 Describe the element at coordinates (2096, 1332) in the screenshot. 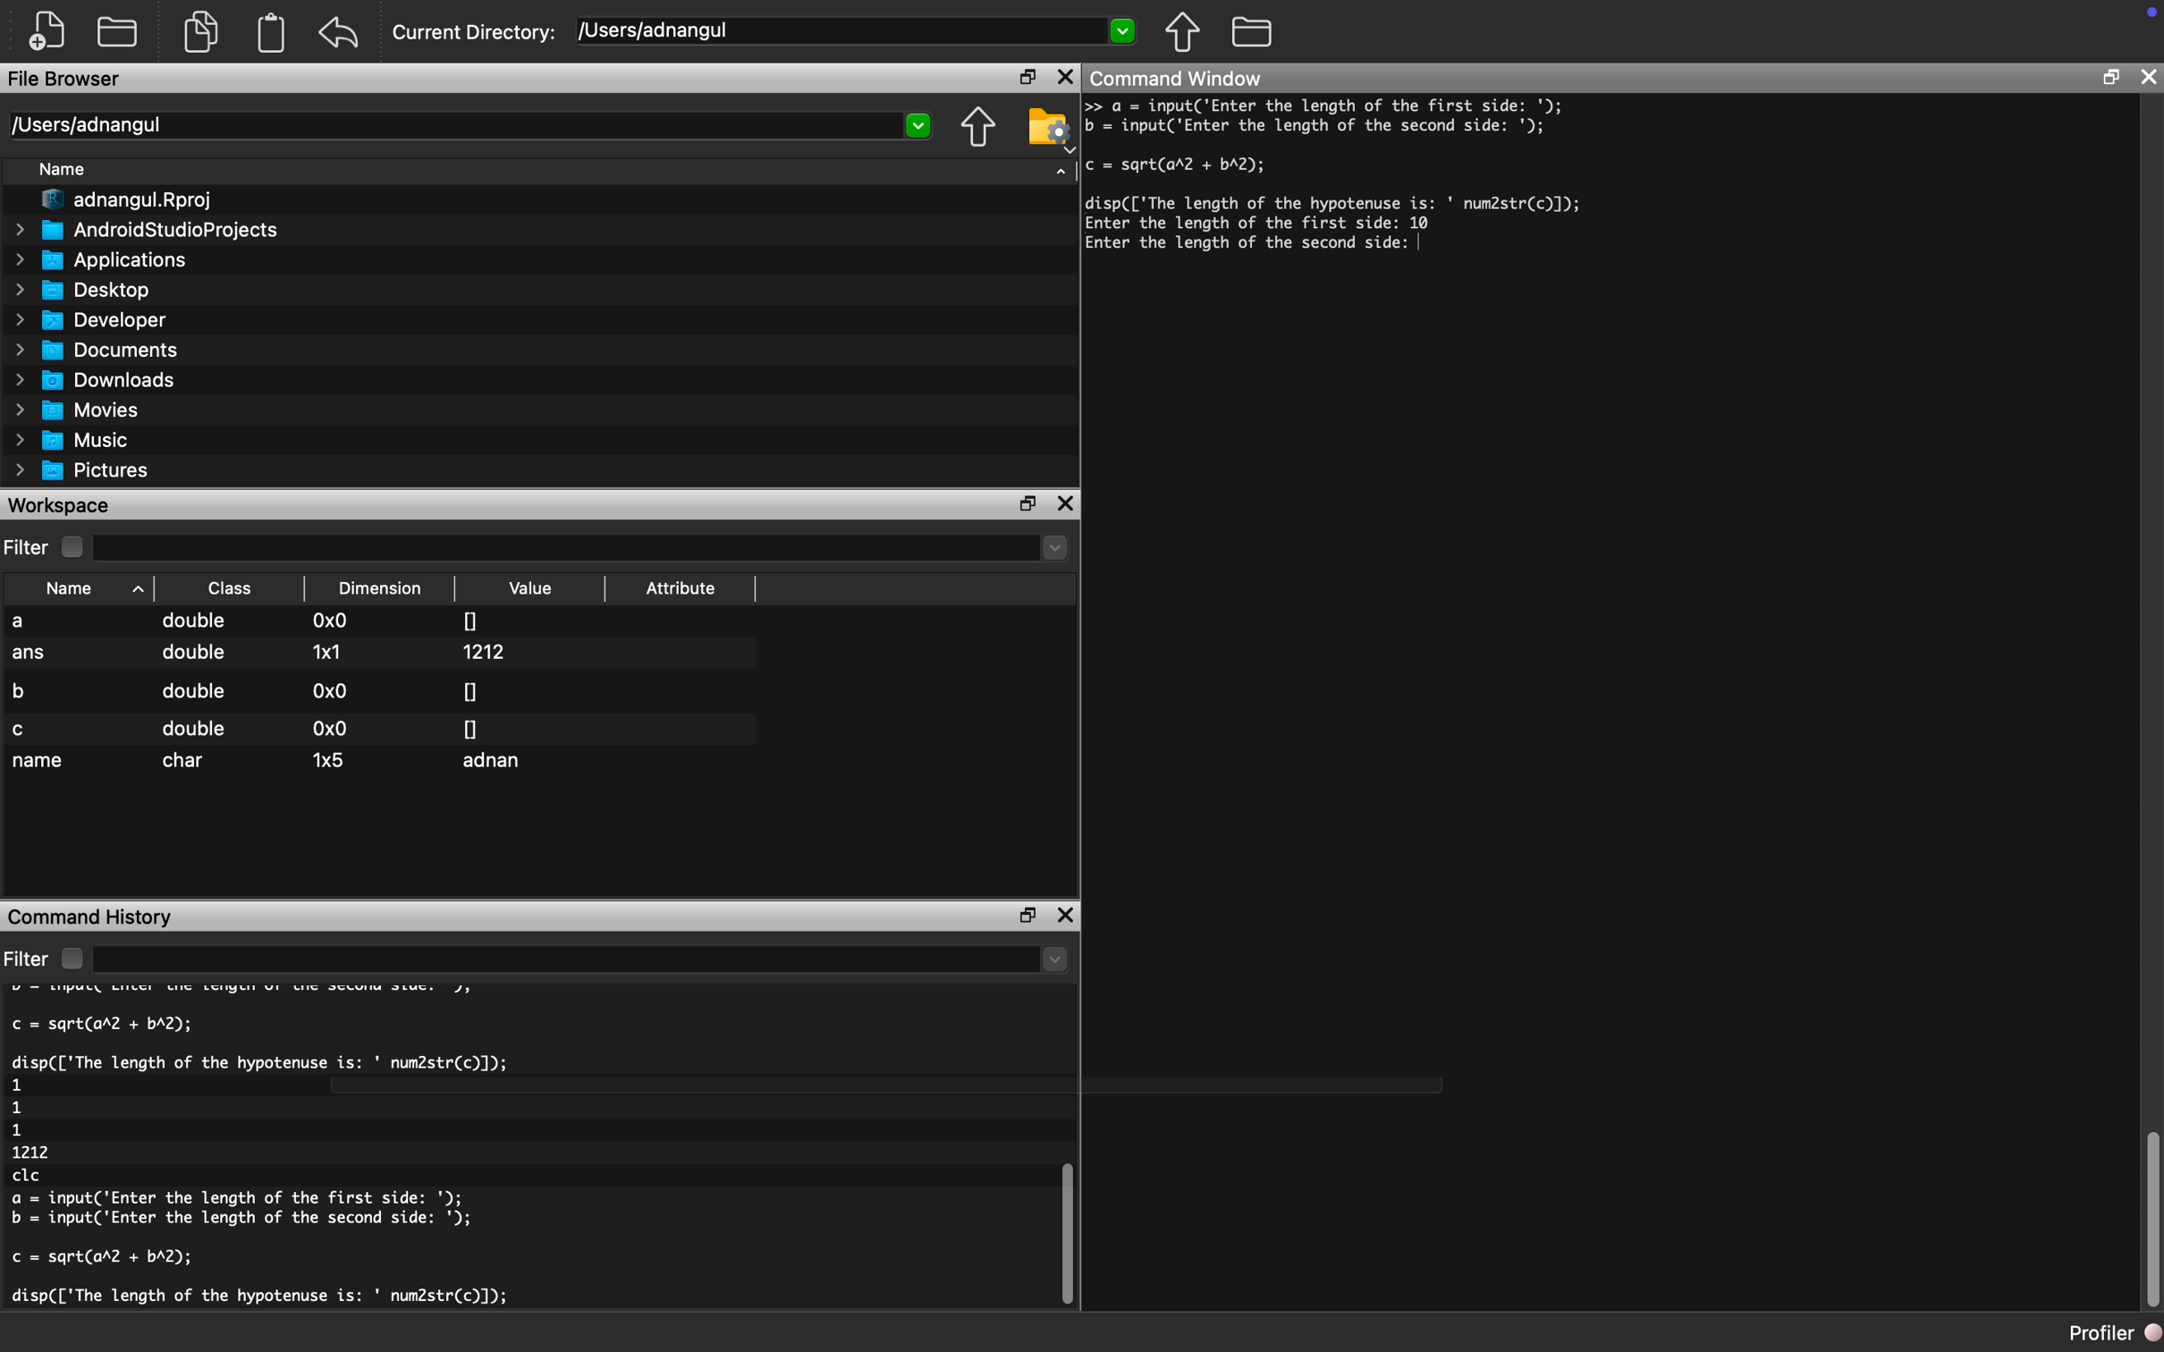

I see `profiler` at that location.